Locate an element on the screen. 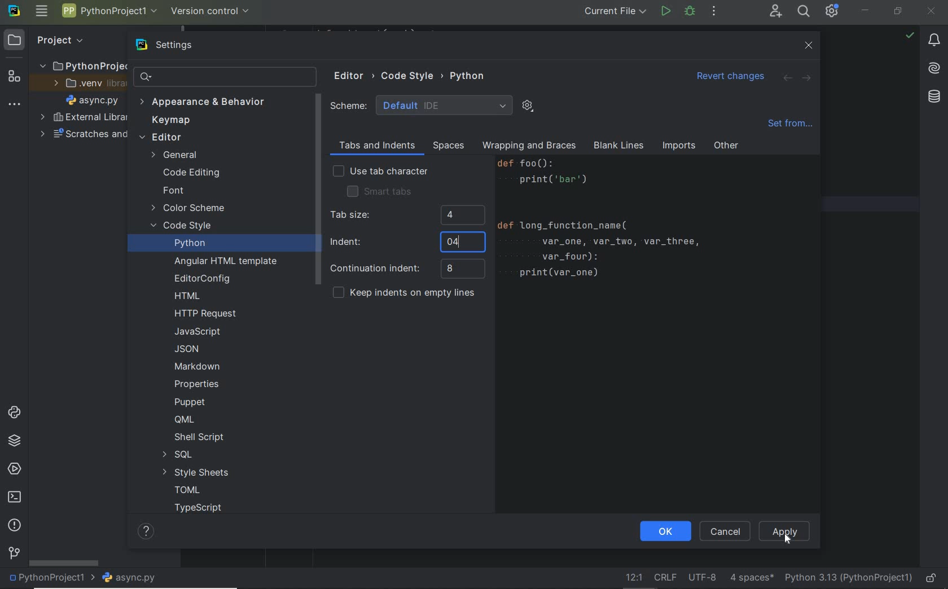  set from is located at coordinates (789, 126).